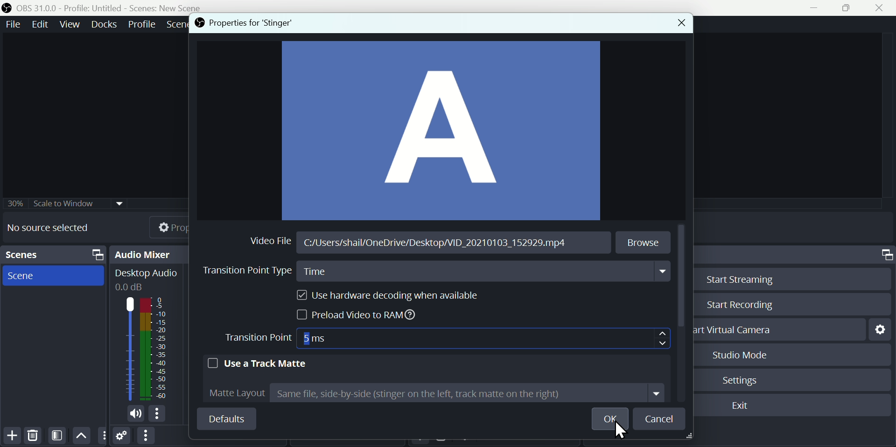 This screenshot has width=896, height=447. I want to click on Up, so click(82, 435).